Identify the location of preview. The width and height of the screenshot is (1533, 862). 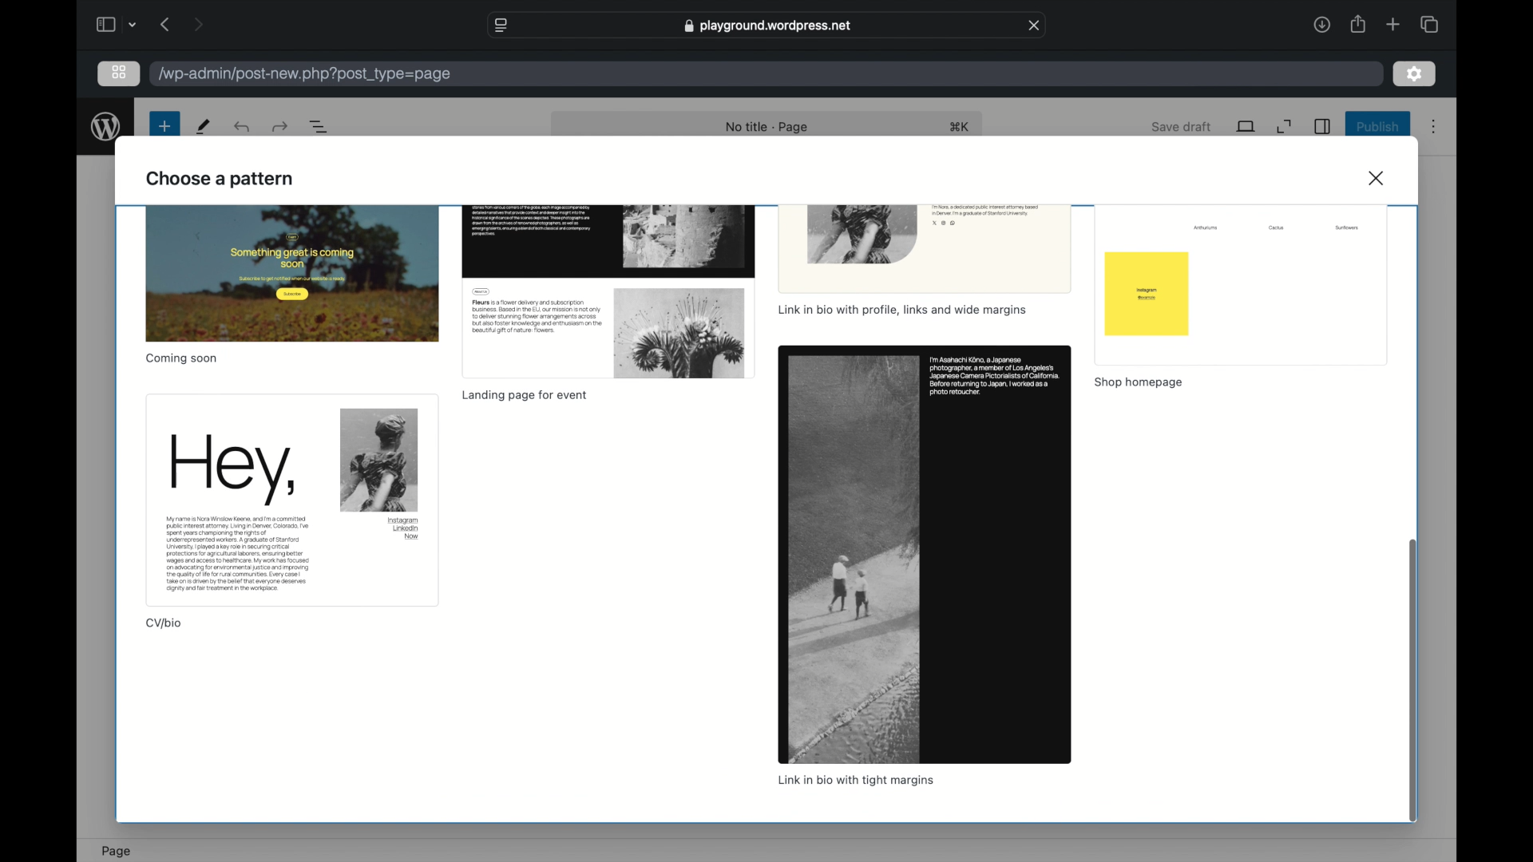
(608, 292).